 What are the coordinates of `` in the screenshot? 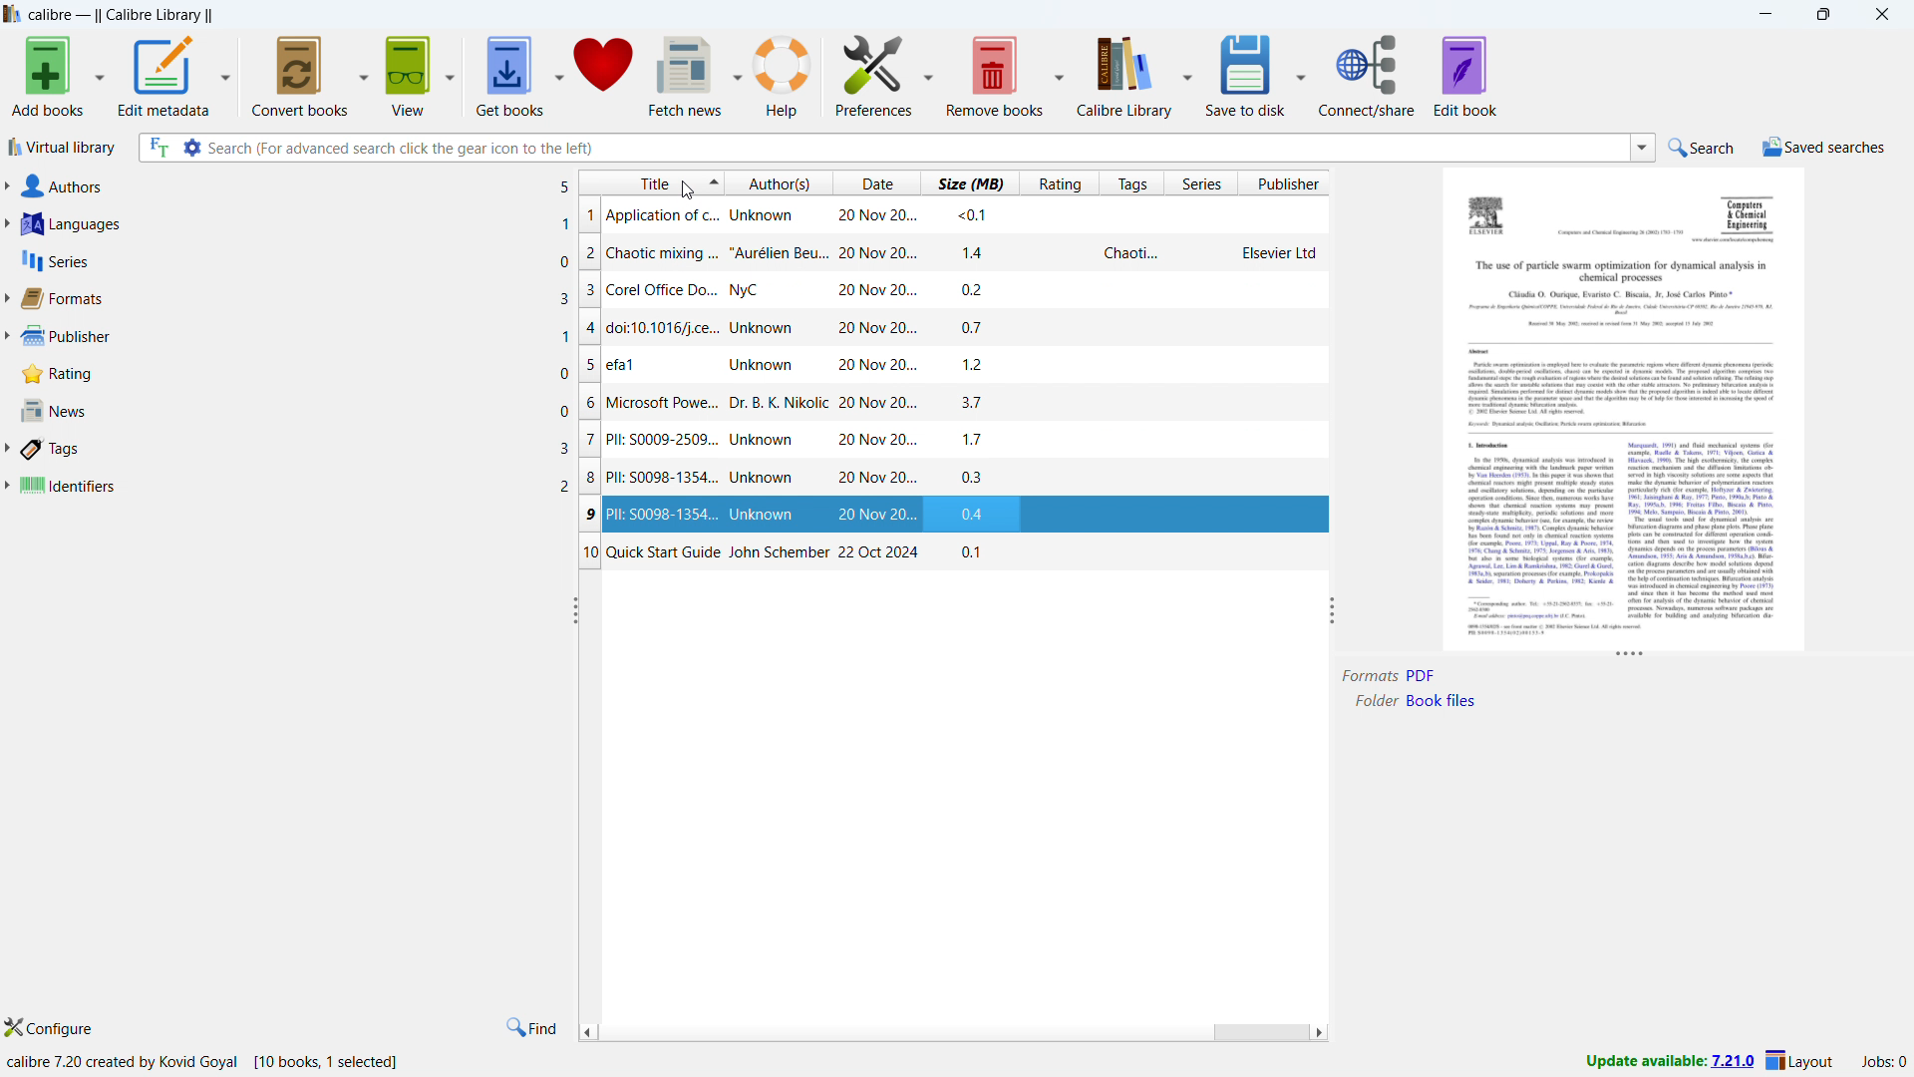 It's located at (1619, 271).